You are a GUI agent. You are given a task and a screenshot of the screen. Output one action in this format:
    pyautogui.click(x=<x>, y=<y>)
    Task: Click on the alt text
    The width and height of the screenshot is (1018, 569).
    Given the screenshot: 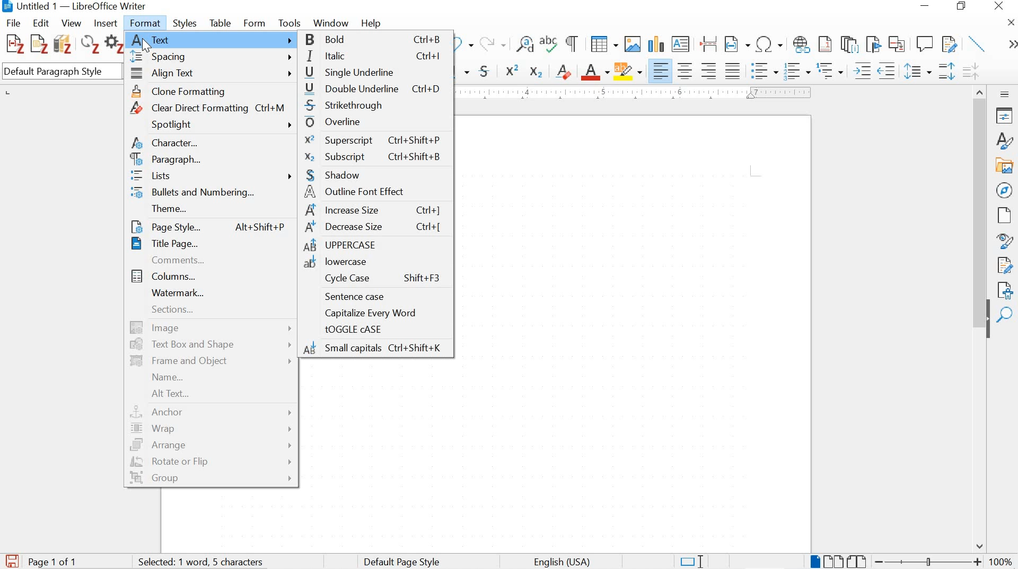 What is the action you would take?
    pyautogui.click(x=207, y=393)
    